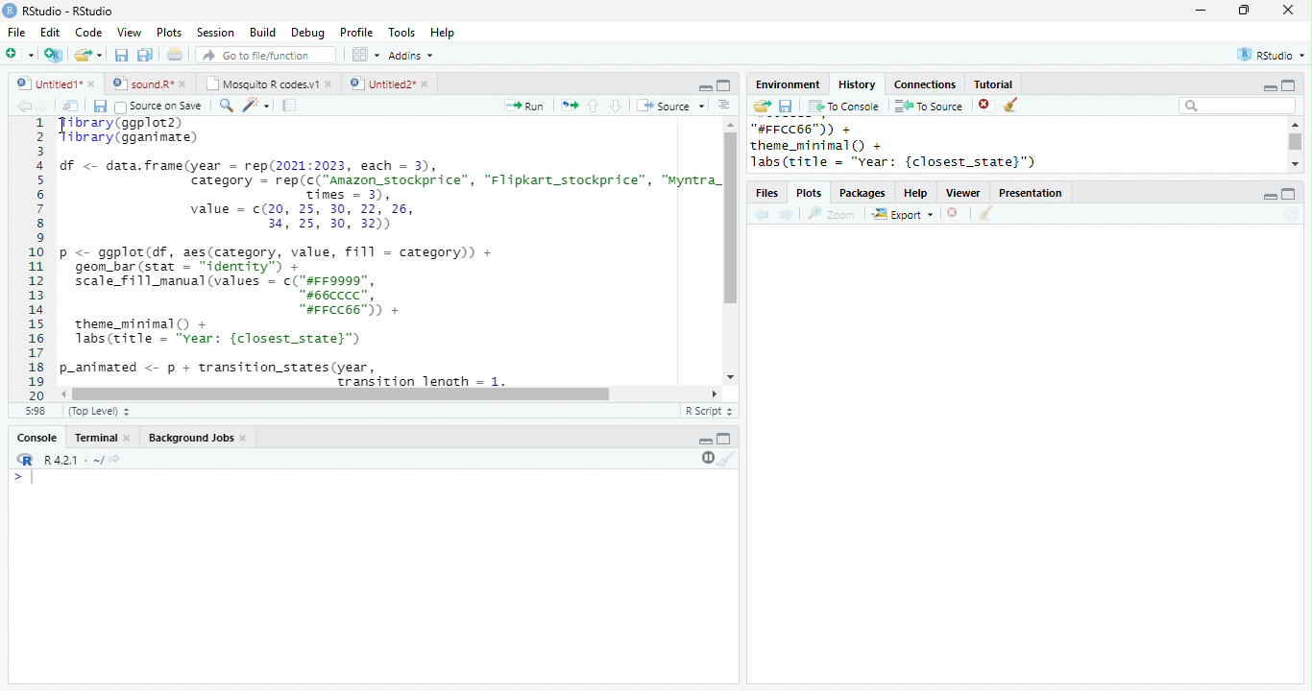 This screenshot has height=691, width=1312. Describe the element at coordinates (526, 106) in the screenshot. I see `Run` at that location.